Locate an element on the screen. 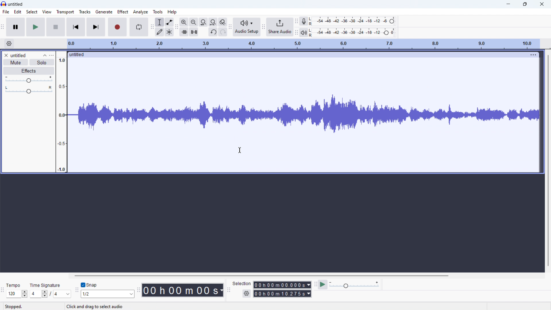 This screenshot has width=551, height=310. click to move is located at coordinates (296, 54).